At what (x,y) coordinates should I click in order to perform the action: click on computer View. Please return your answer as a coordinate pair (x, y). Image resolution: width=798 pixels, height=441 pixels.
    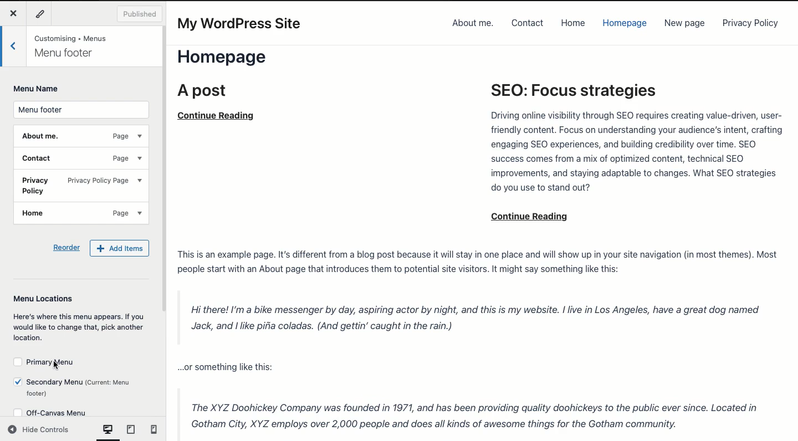
    Looking at the image, I should click on (107, 432).